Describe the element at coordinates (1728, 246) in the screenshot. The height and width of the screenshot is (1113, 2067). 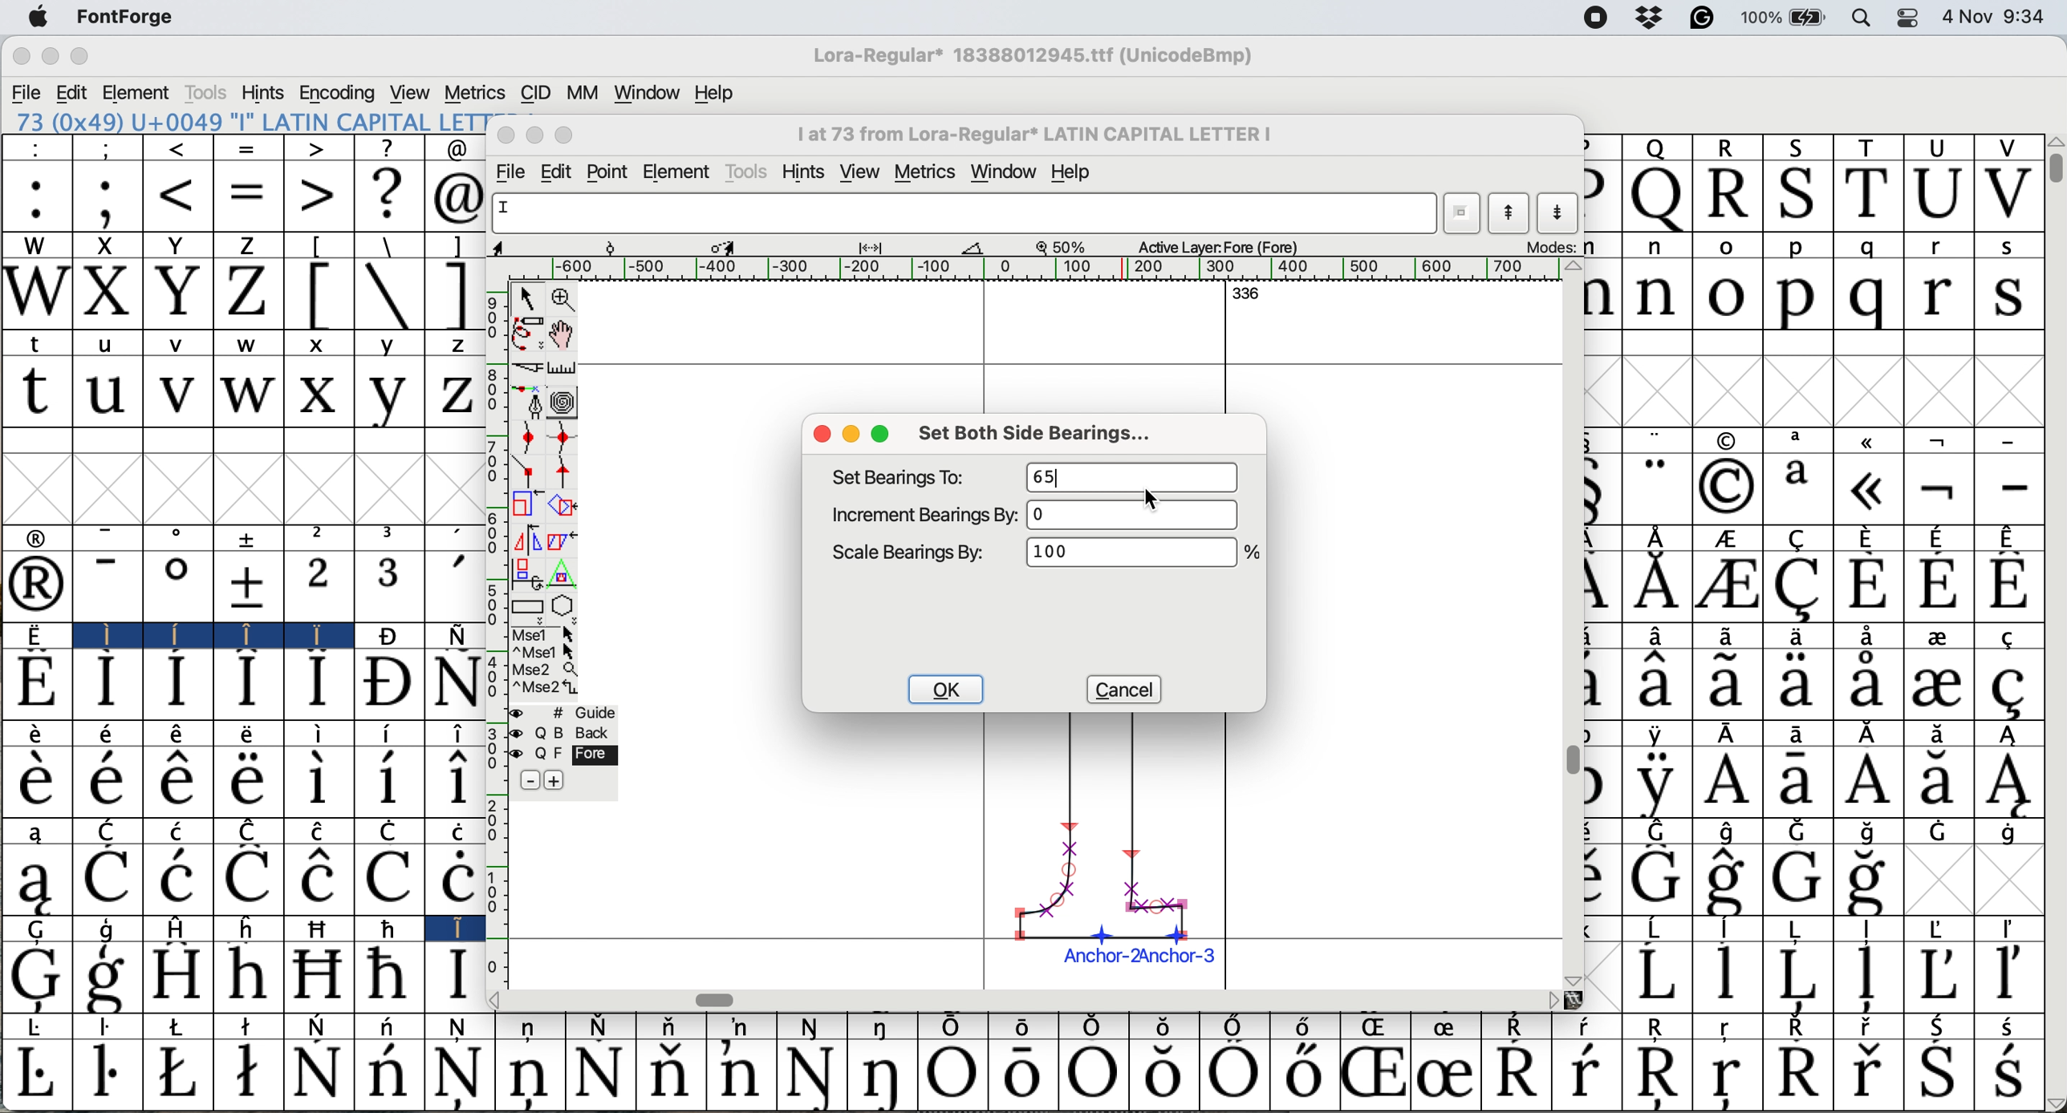
I see `o` at that location.